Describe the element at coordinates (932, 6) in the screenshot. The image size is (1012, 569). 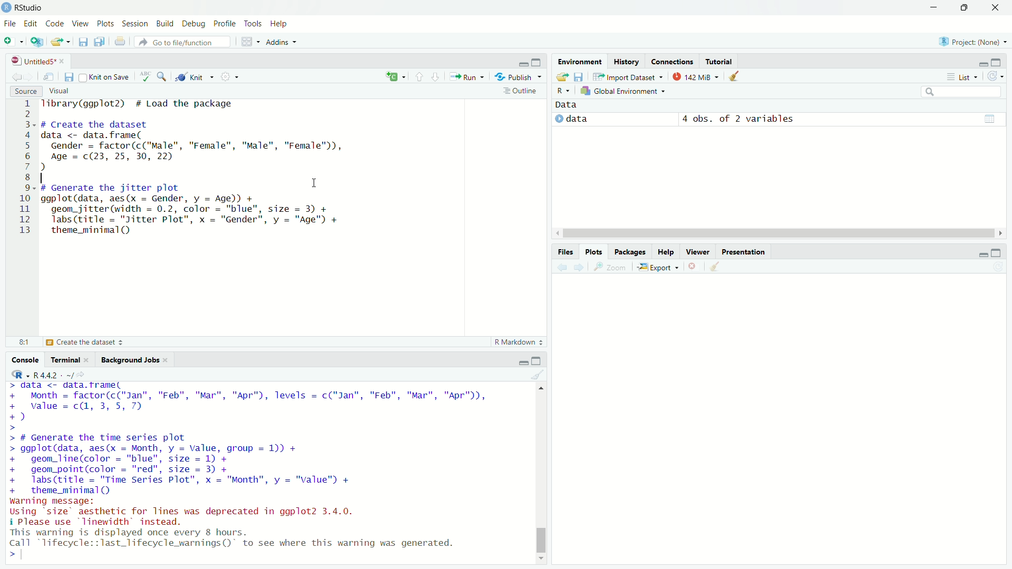
I see `minimize` at that location.